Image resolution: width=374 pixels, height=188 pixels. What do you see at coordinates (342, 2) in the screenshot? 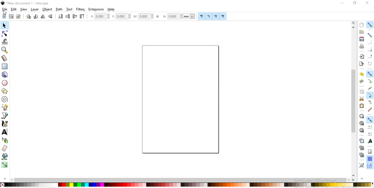
I see `minimize` at bounding box center [342, 2].